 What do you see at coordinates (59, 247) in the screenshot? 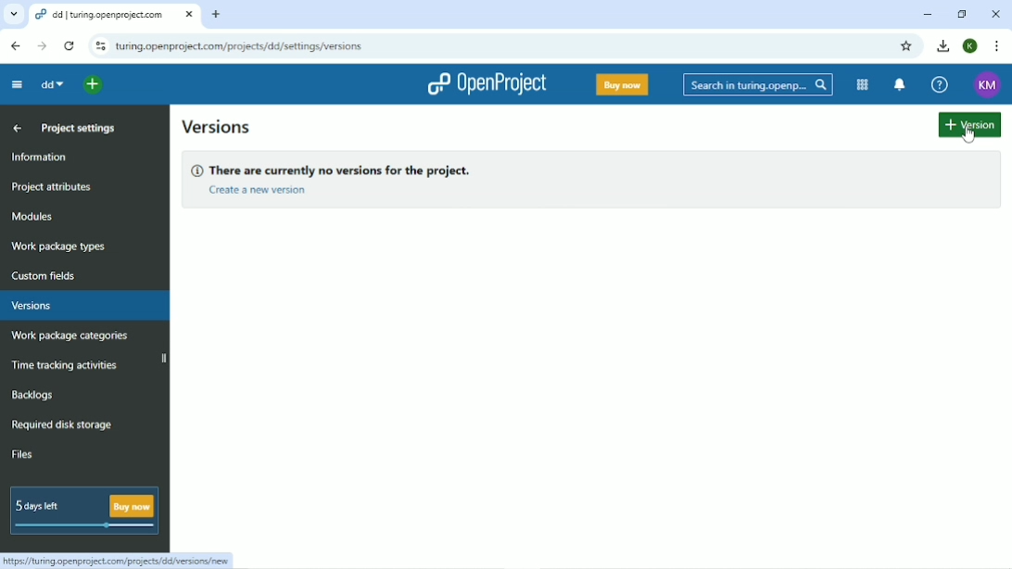
I see `Work package types` at bounding box center [59, 247].